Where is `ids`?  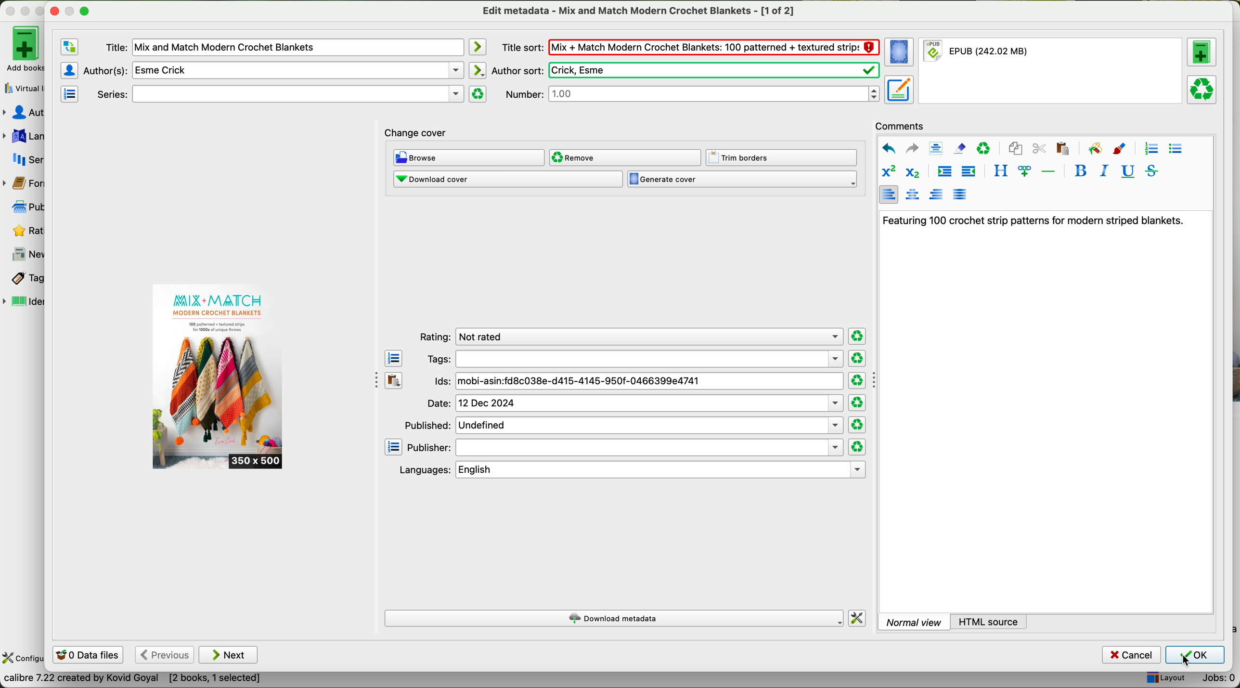 ids is located at coordinates (638, 382).